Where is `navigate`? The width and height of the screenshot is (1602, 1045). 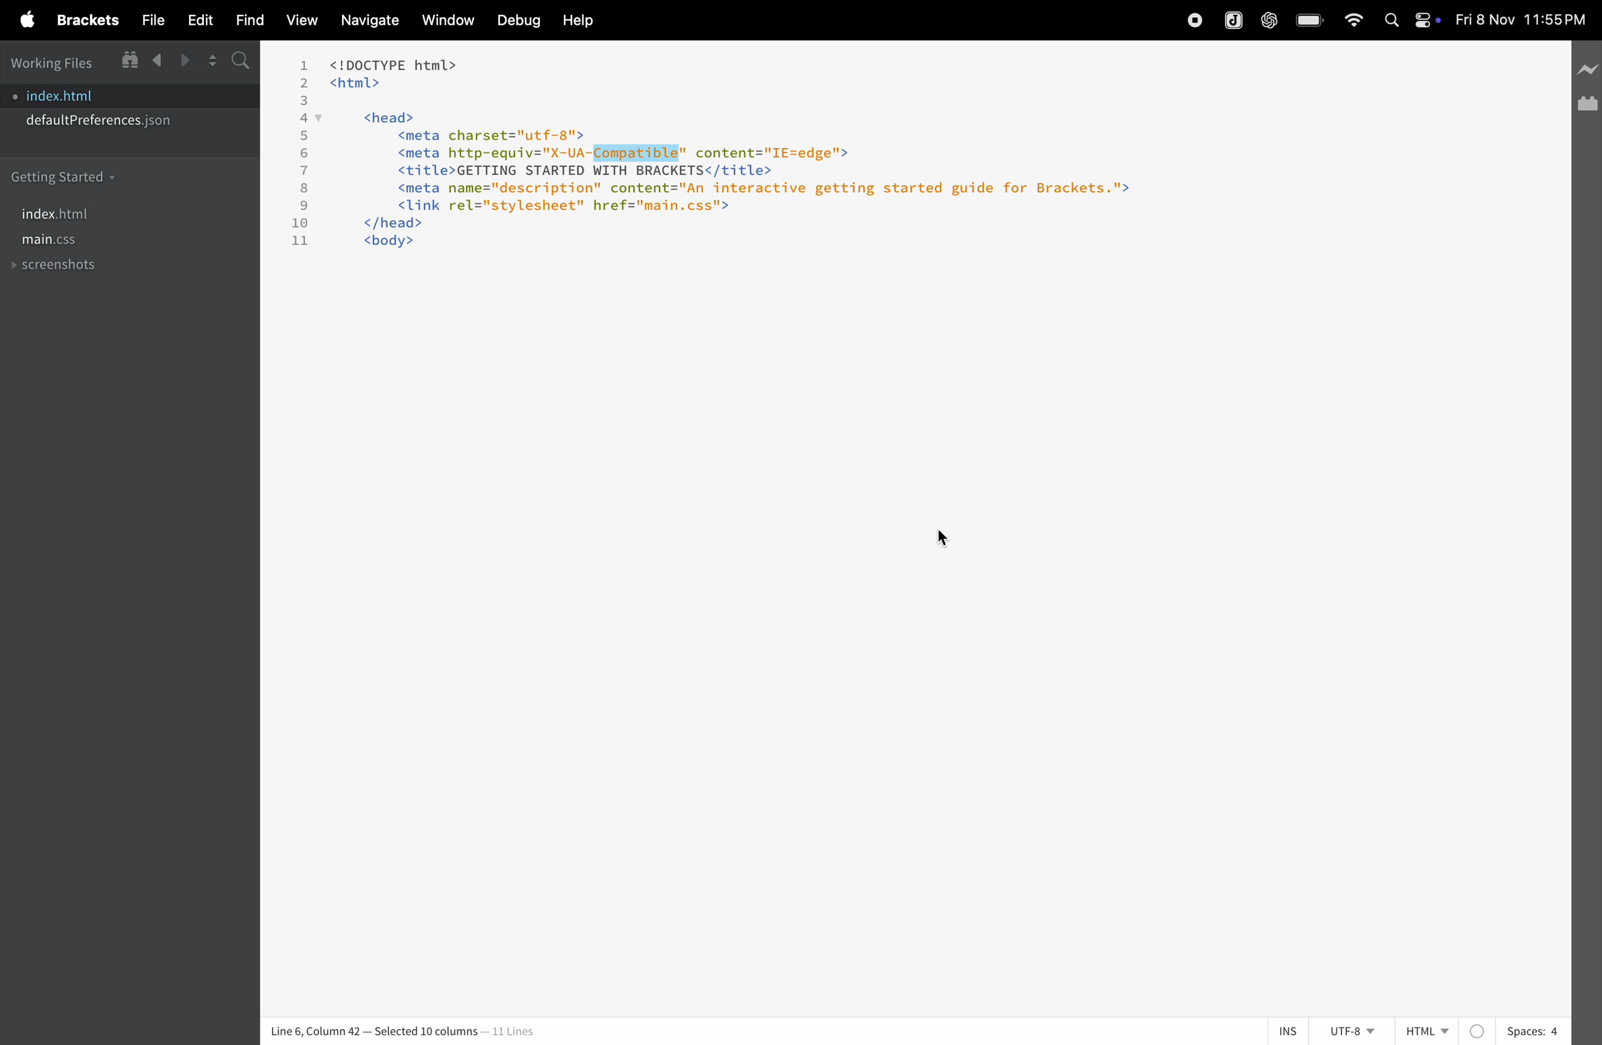 navigate is located at coordinates (363, 22).